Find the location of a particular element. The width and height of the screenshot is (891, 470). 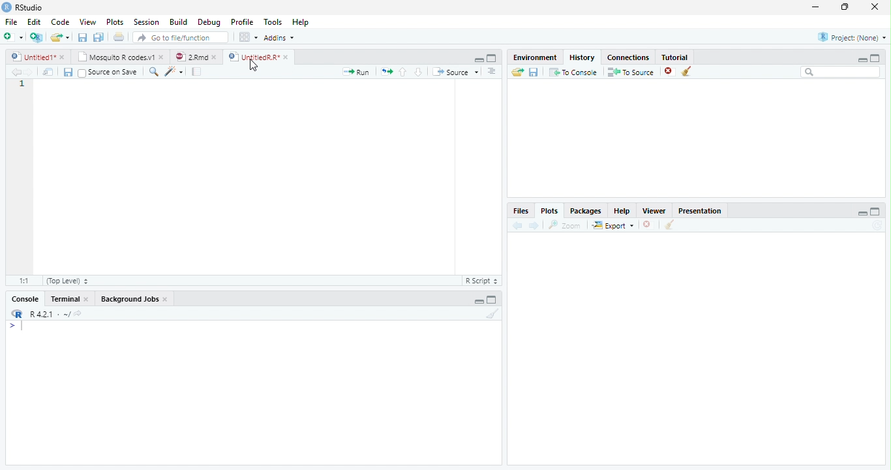

2.Rmd is located at coordinates (198, 57).